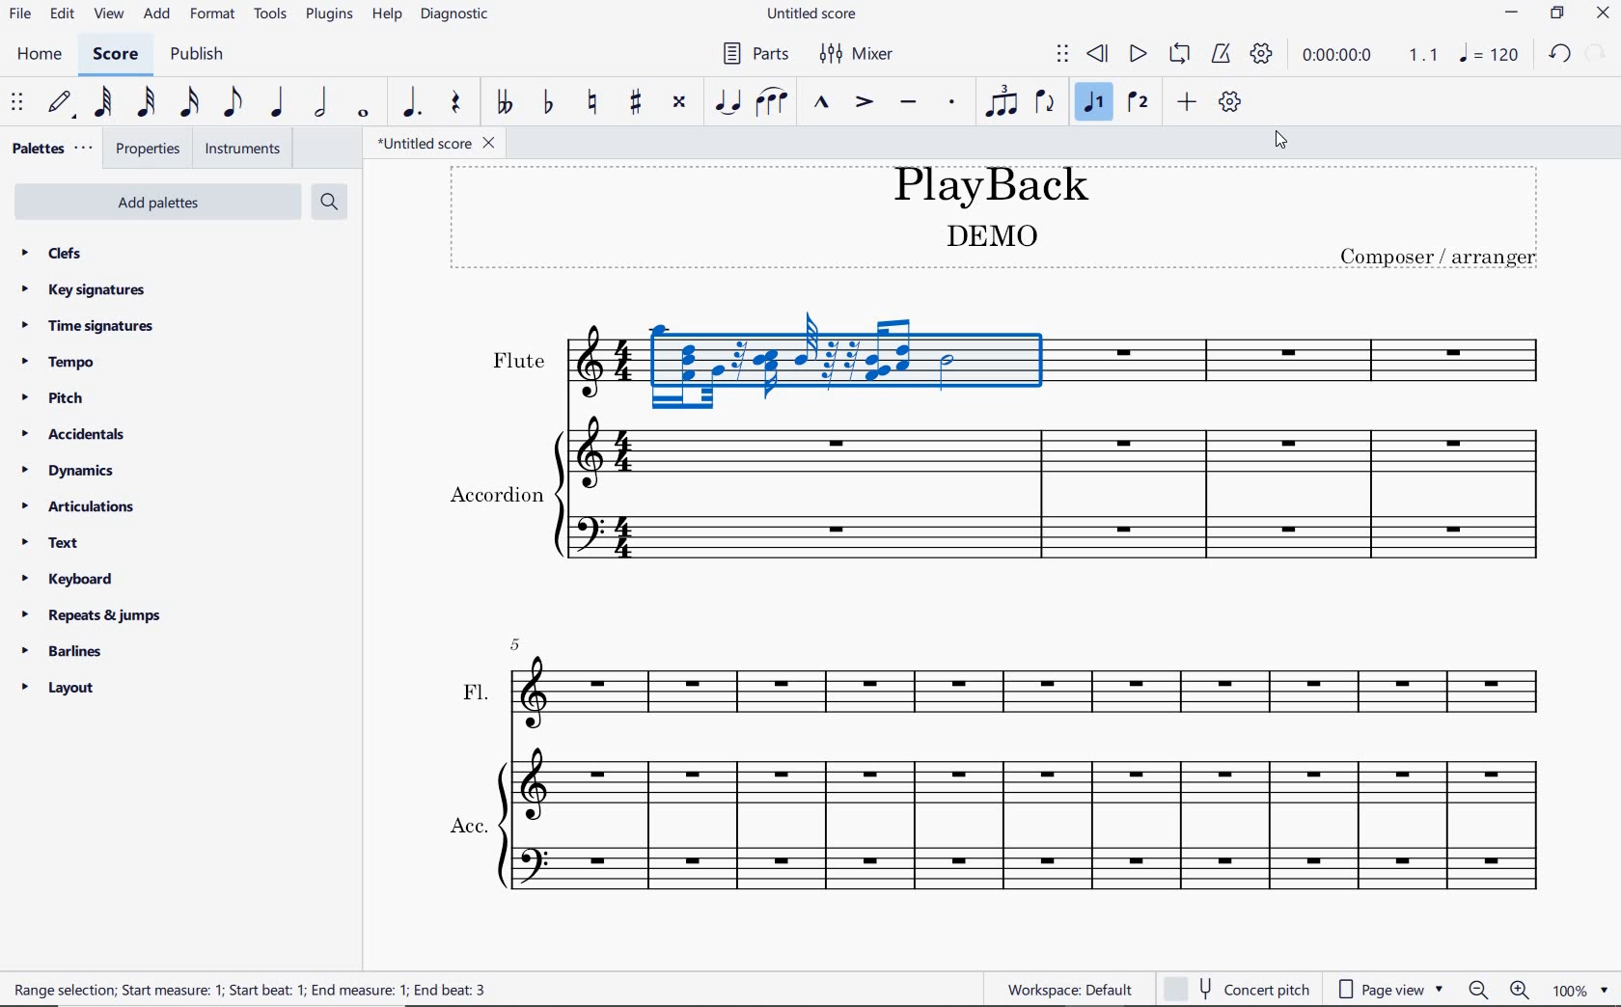 The width and height of the screenshot is (1621, 1007). What do you see at coordinates (1265, 54) in the screenshot?
I see `playback settings` at bounding box center [1265, 54].